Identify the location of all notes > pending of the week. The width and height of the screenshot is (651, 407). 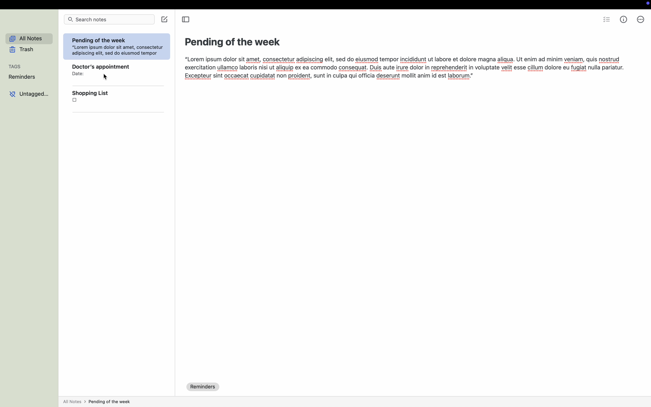
(97, 402).